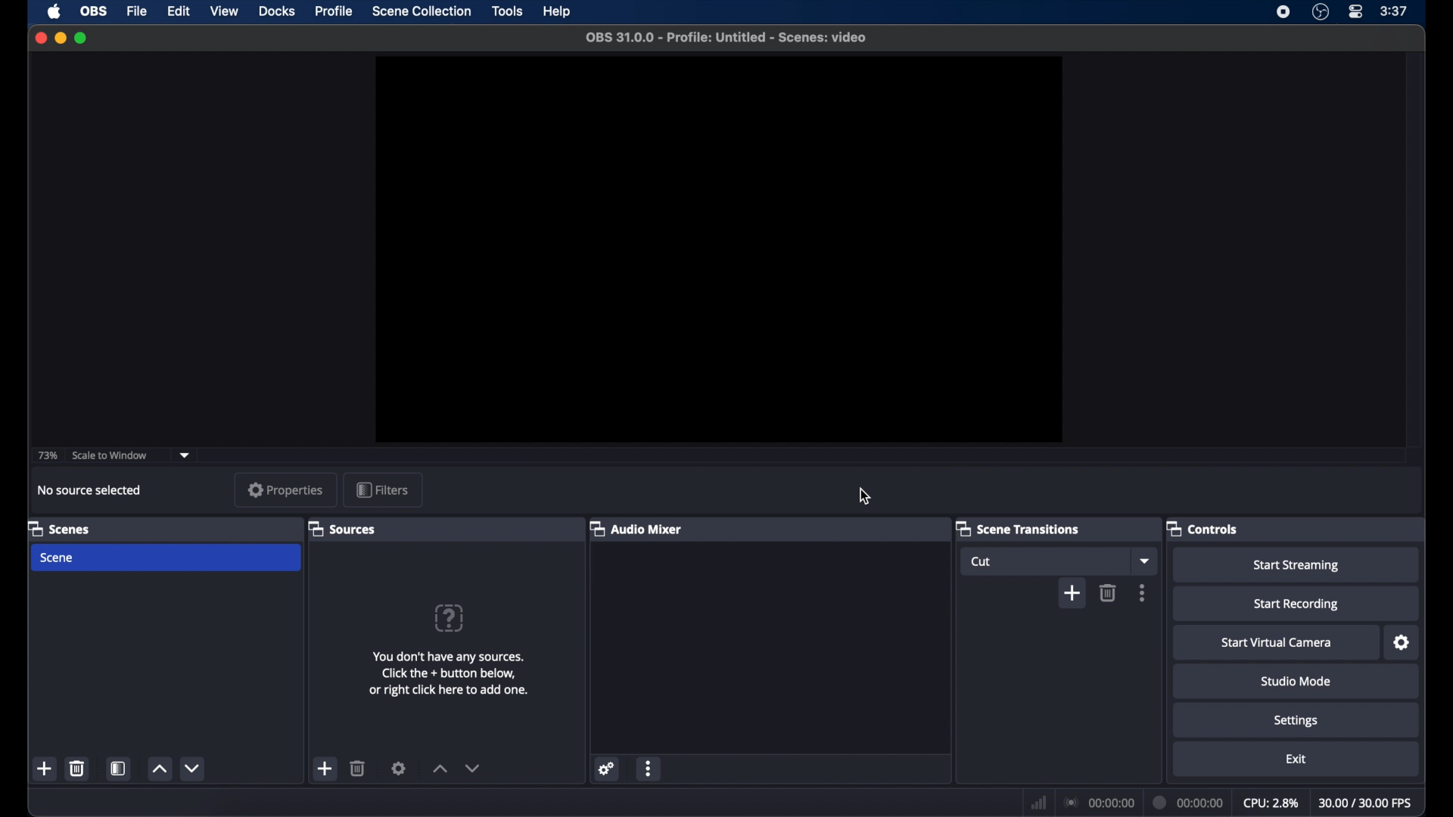  What do you see at coordinates (985, 561) in the screenshot?
I see `cut` at bounding box center [985, 561].